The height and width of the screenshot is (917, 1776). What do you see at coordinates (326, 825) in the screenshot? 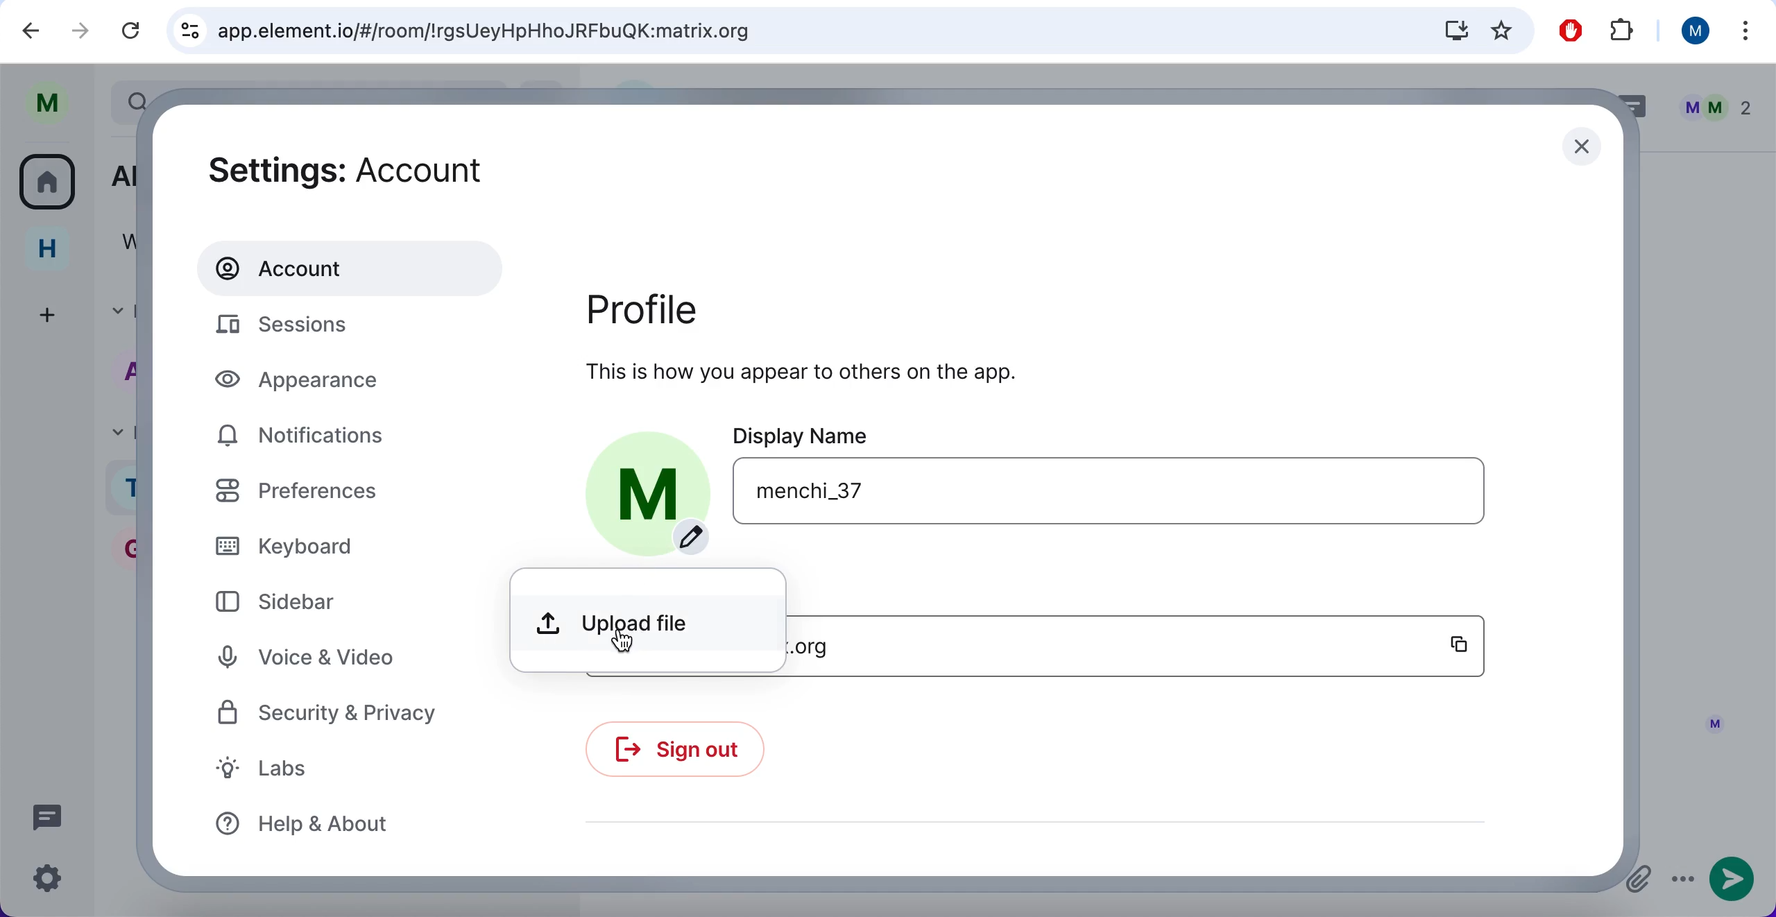
I see `help and about` at bounding box center [326, 825].